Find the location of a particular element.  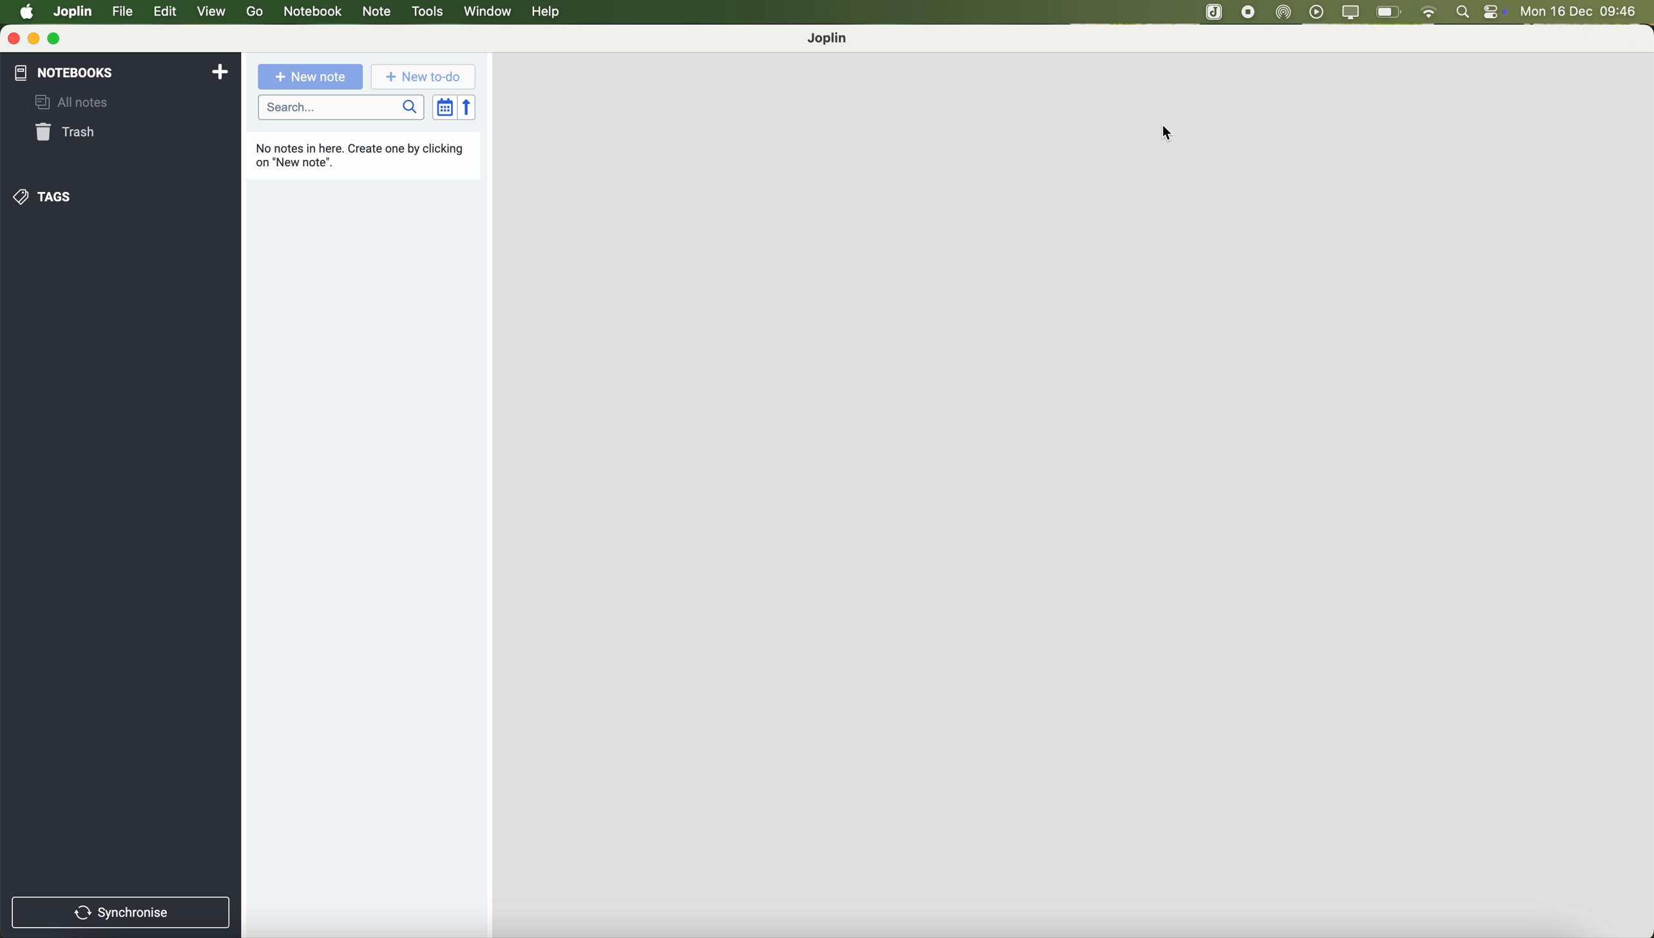

notebooks is located at coordinates (122, 72).